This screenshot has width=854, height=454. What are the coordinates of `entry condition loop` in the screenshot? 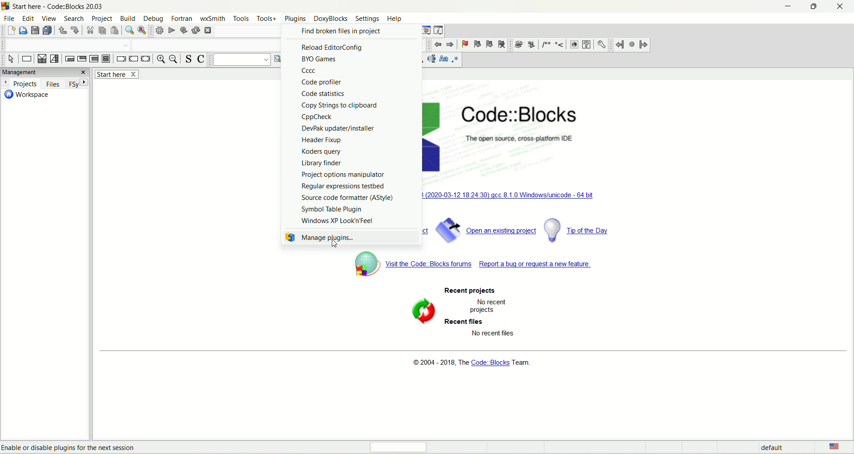 It's located at (68, 59).